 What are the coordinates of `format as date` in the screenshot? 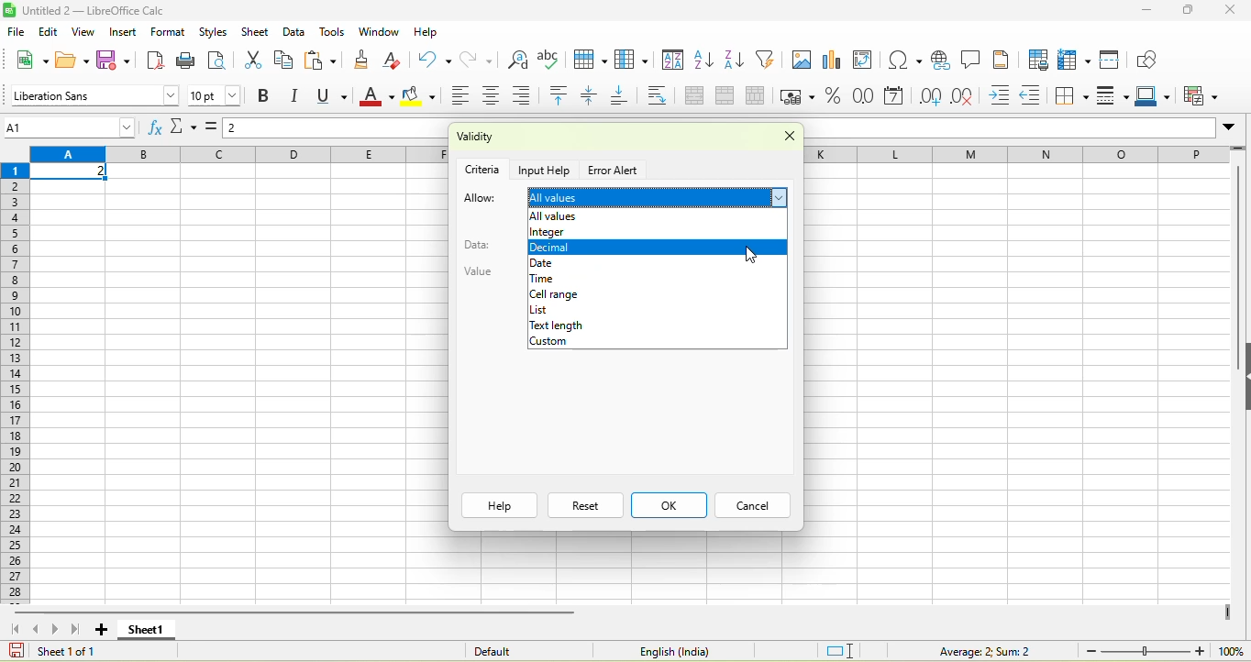 It's located at (895, 97).